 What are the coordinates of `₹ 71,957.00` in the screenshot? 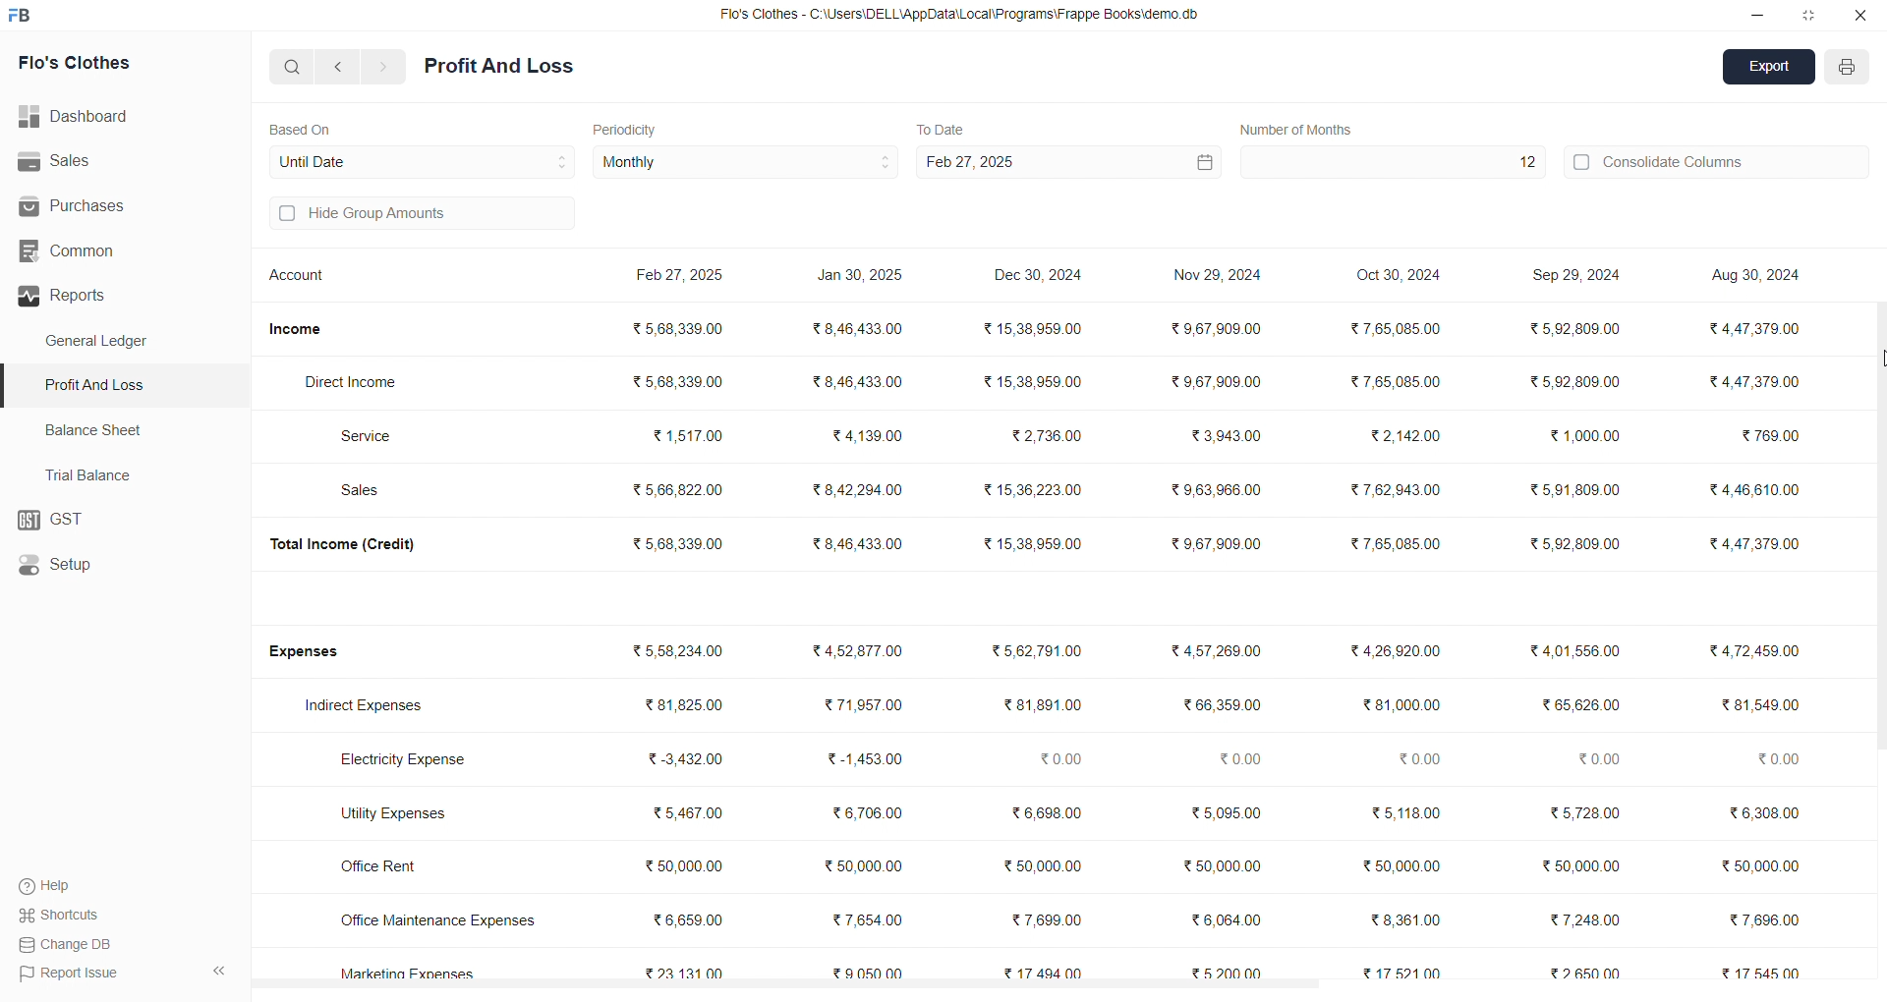 It's located at (863, 705).